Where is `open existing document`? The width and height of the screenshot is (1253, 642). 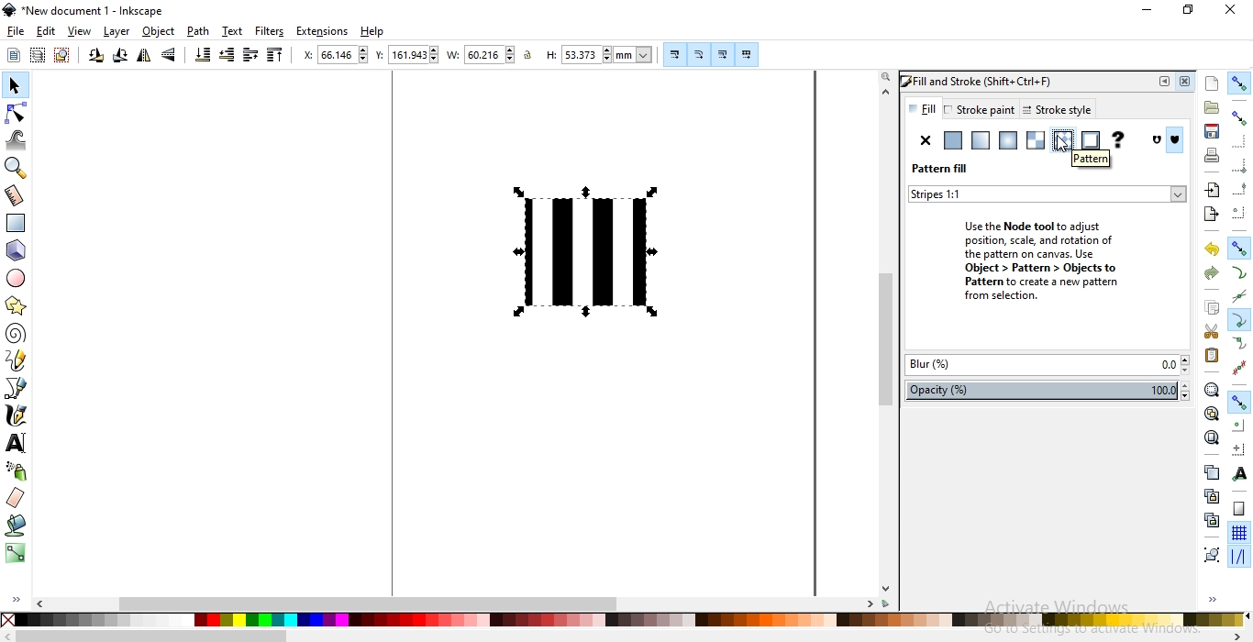 open existing document is located at coordinates (1212, 107).